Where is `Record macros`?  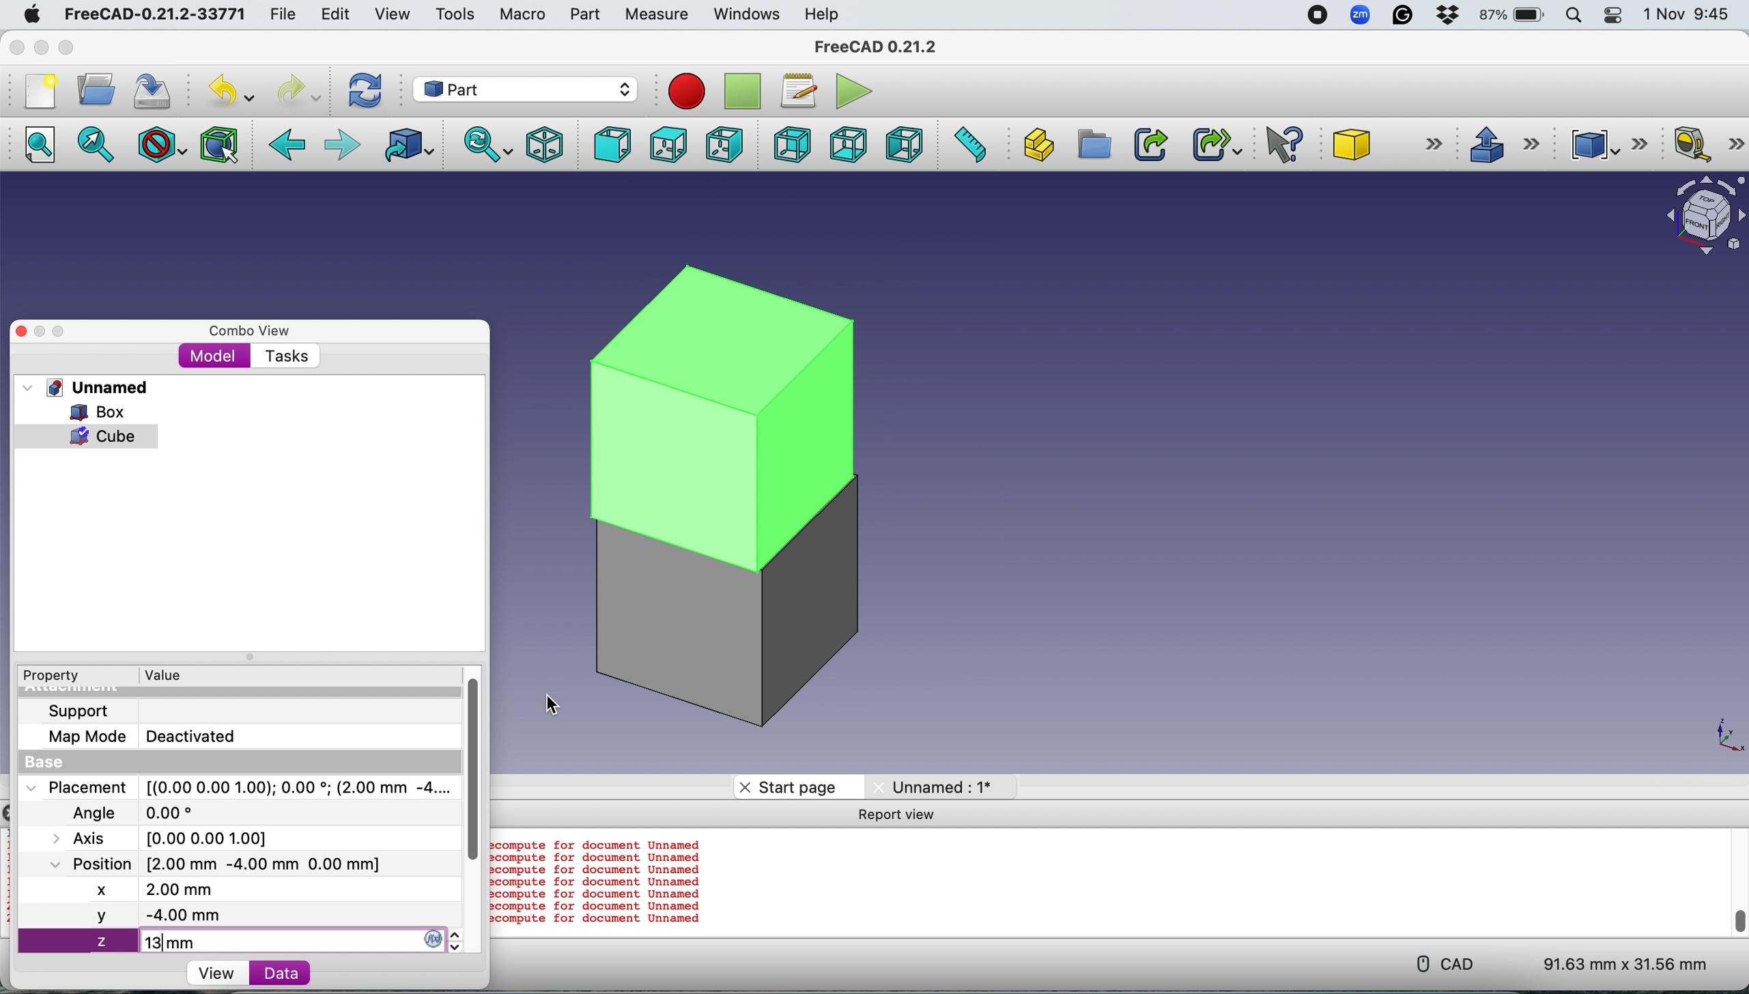
Record macros is located at coordinates (690, 93).